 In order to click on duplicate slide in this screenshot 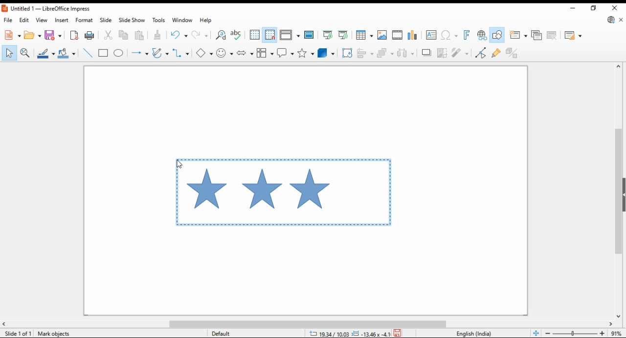, I will do `click(537, 35)`.